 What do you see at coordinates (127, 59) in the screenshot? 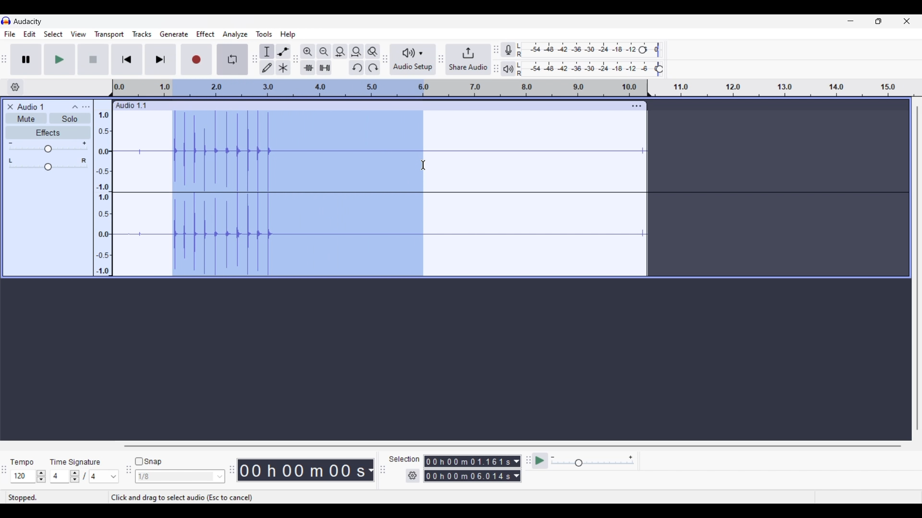
I see `Skip/Select to start` at bounding box center [127, 59].